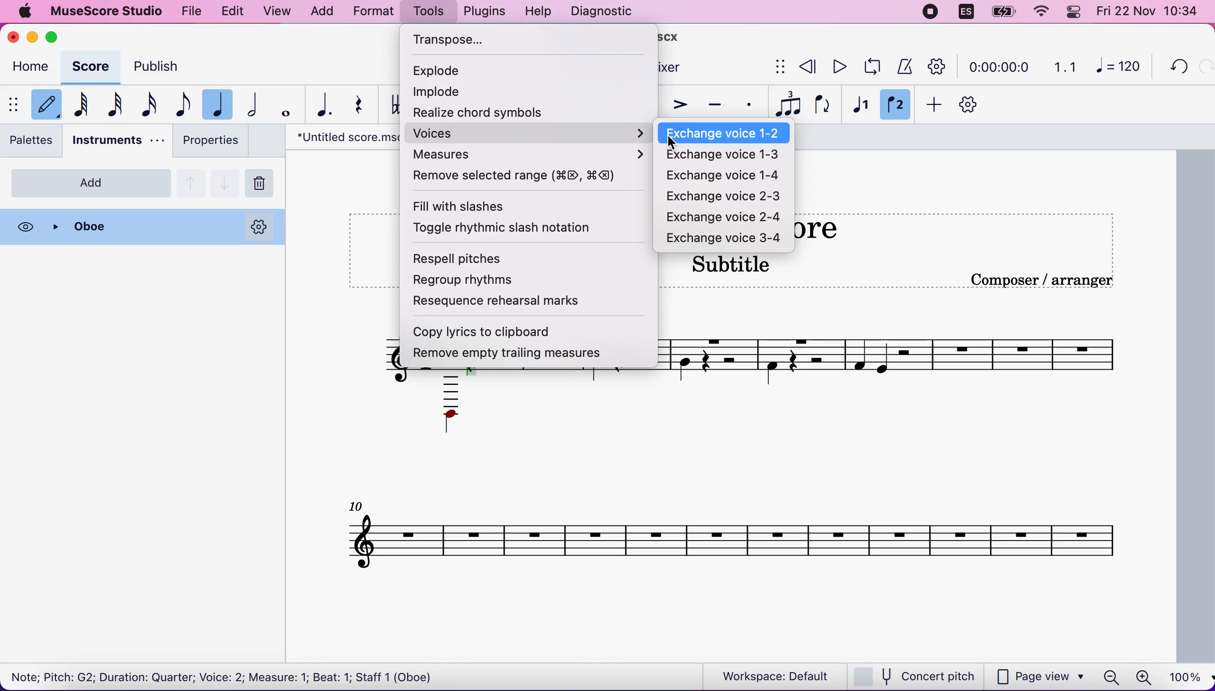 The height and width of the screenshot is (691, 1215). What do you see at coordinates (185, 106) in the screenshot?
I see `eight note` at bounding box center [185, 106].